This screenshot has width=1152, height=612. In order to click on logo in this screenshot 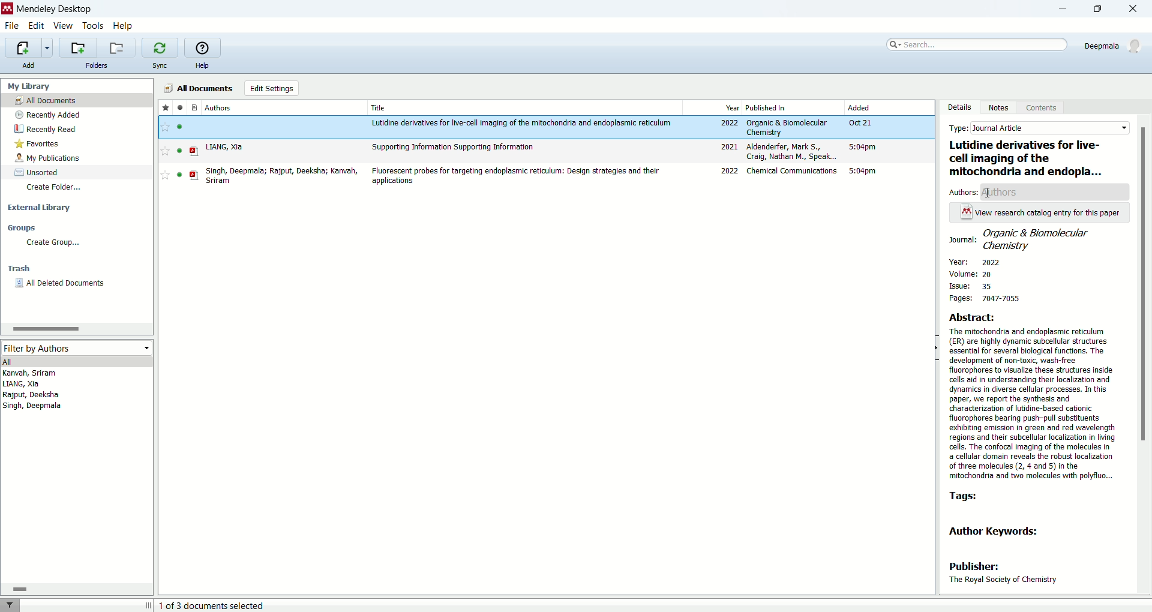, I will do `click(7, 9)`.